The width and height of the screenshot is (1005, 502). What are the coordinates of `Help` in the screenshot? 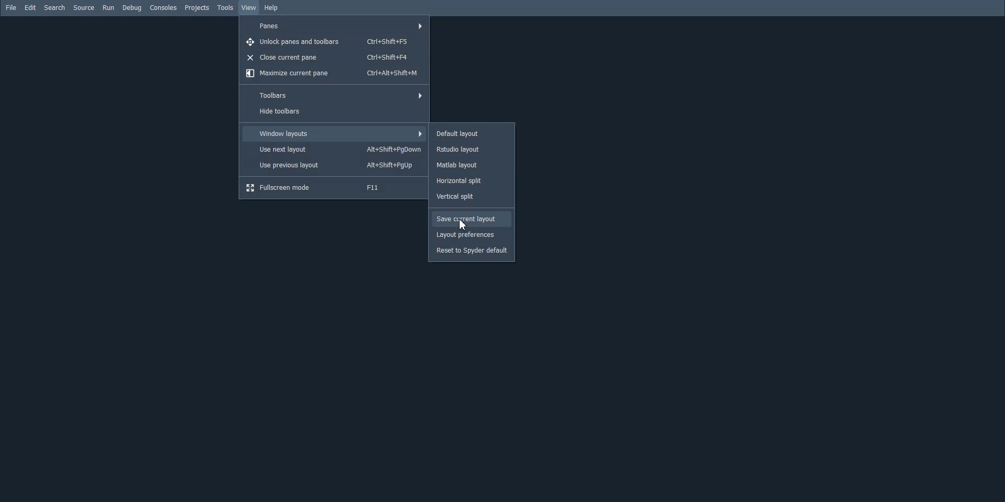 It's located at (272, 8).